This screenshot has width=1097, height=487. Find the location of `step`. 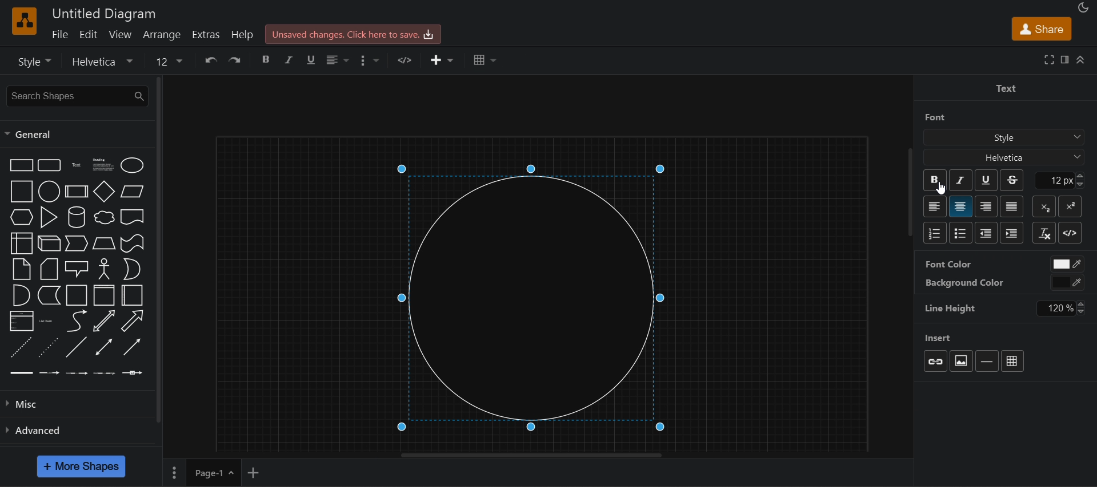

step is located at coordinates (75, 246).